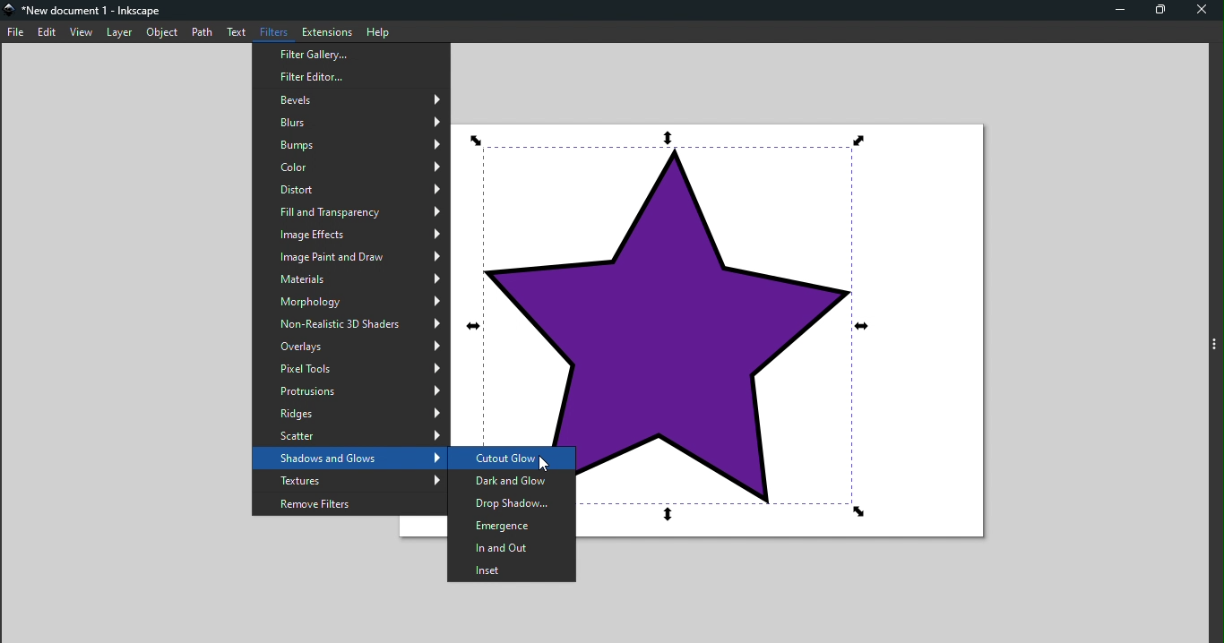 The width and height of the screenshot is (1224, 643). Describe the element at coordinates (351, 302) in the screenshot. I see `Morphology` at that location.